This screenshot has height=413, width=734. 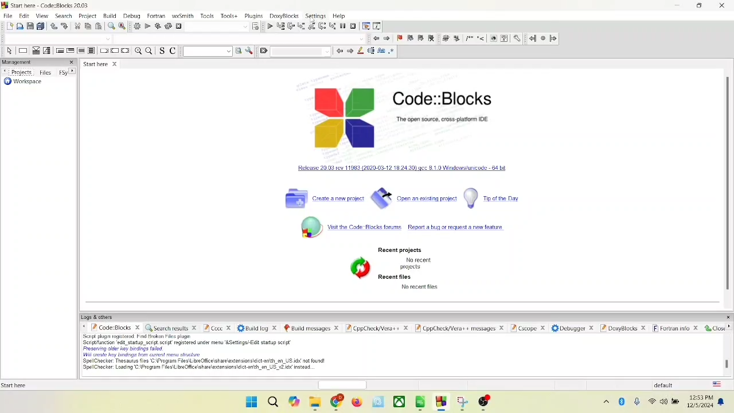 I want to click on block instruction, so click(x=92, y=50).